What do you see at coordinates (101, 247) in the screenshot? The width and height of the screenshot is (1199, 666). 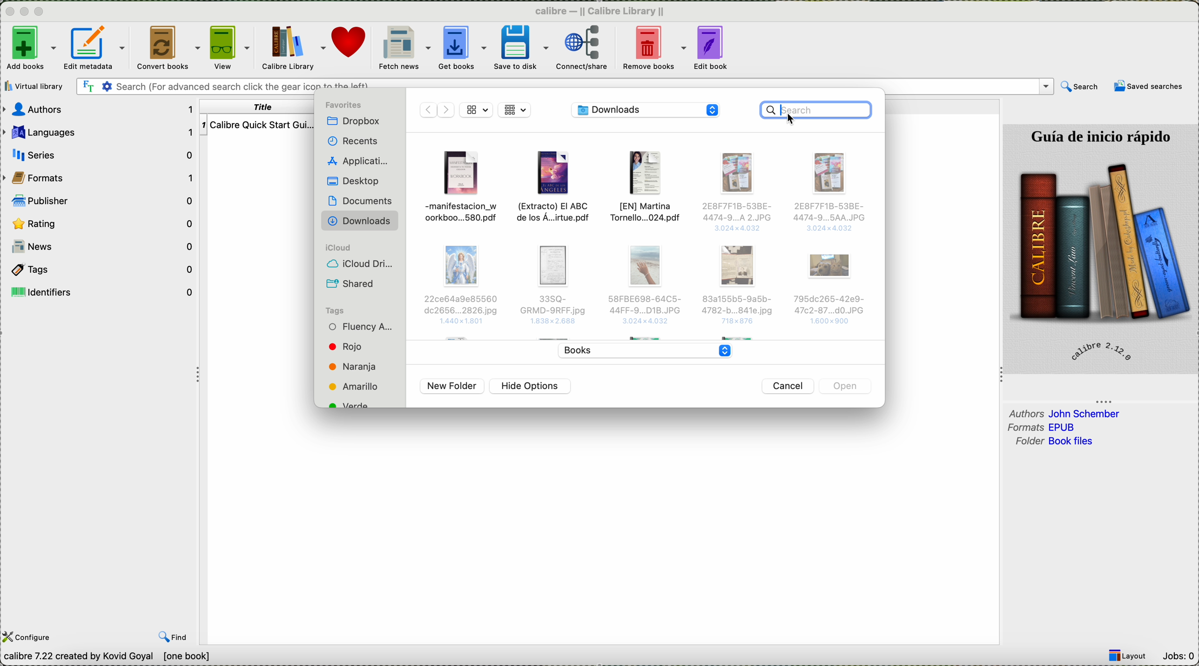 I see `news` at bounding box center [101, 247].